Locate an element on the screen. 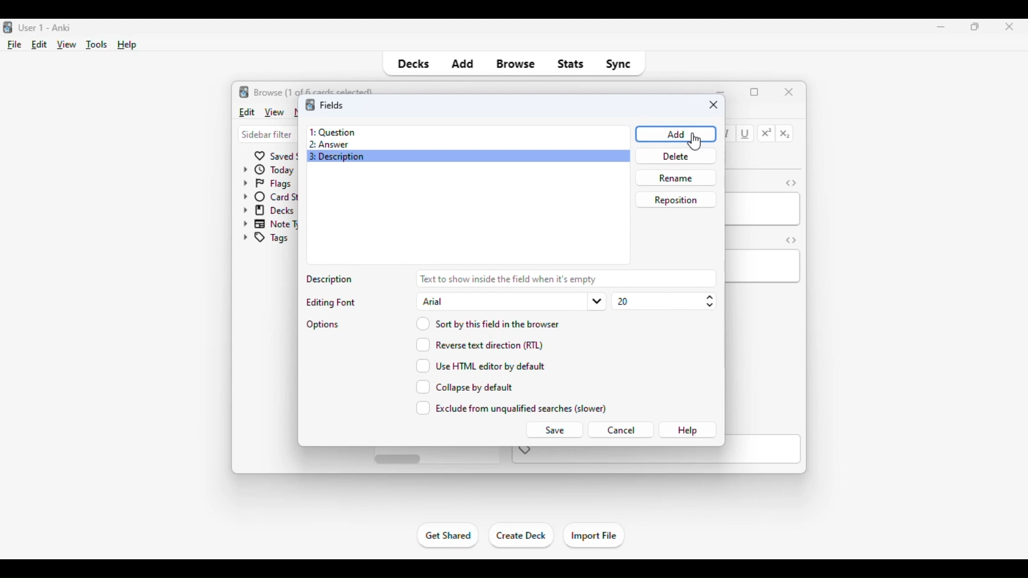 Image resolution: width=1028 pixels, height=578 pixels. help is located at coordinates (687, 430).